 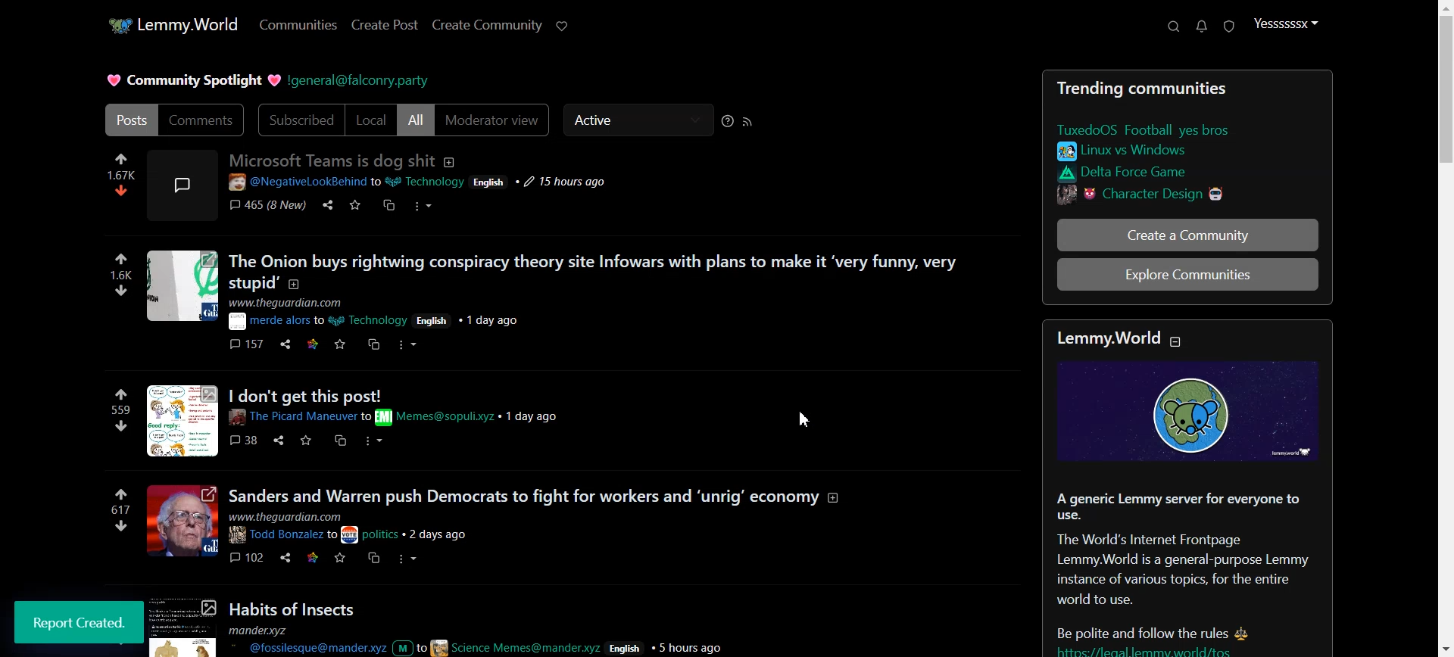 What do you see at coordinates (1229, 27) in the screenshot?
I see `Unread Report` at bounding box center [1229, 27].